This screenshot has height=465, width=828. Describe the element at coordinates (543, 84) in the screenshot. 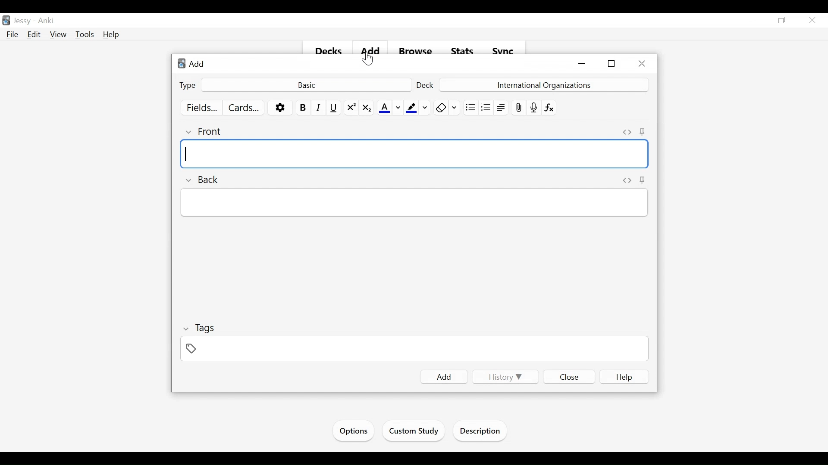

I see `Deck Name` at that location.